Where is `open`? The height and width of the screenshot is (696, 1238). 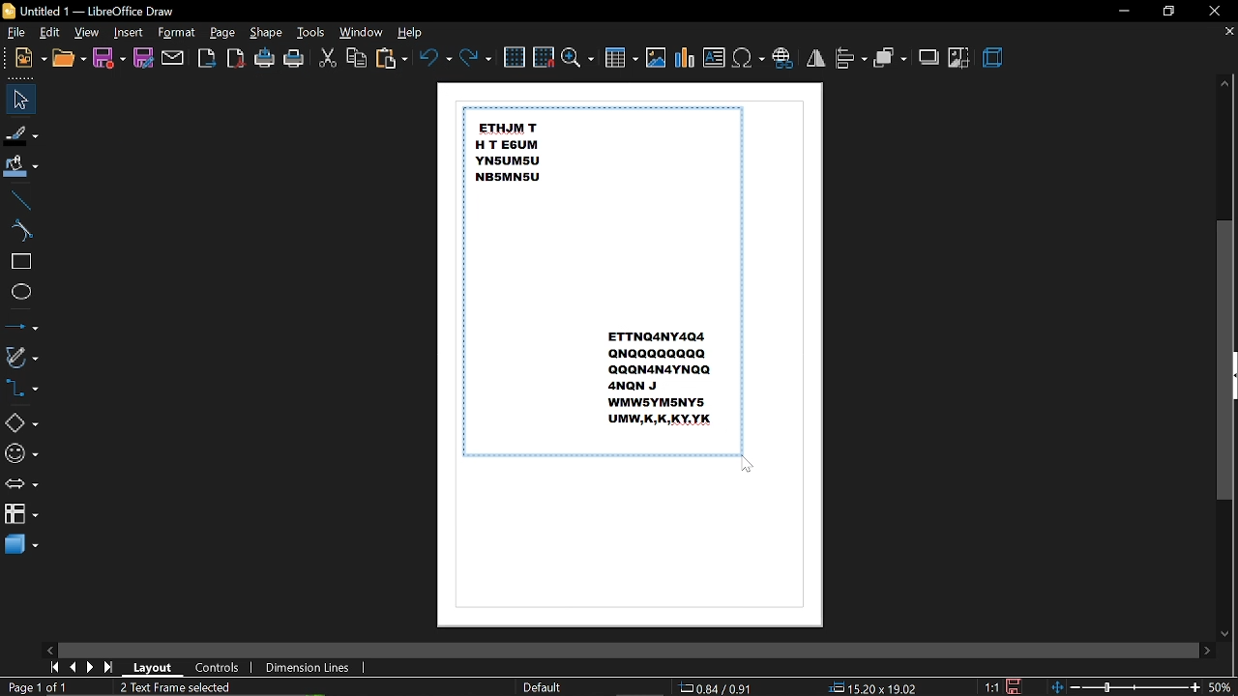
open is located at coordinates (69, 60).